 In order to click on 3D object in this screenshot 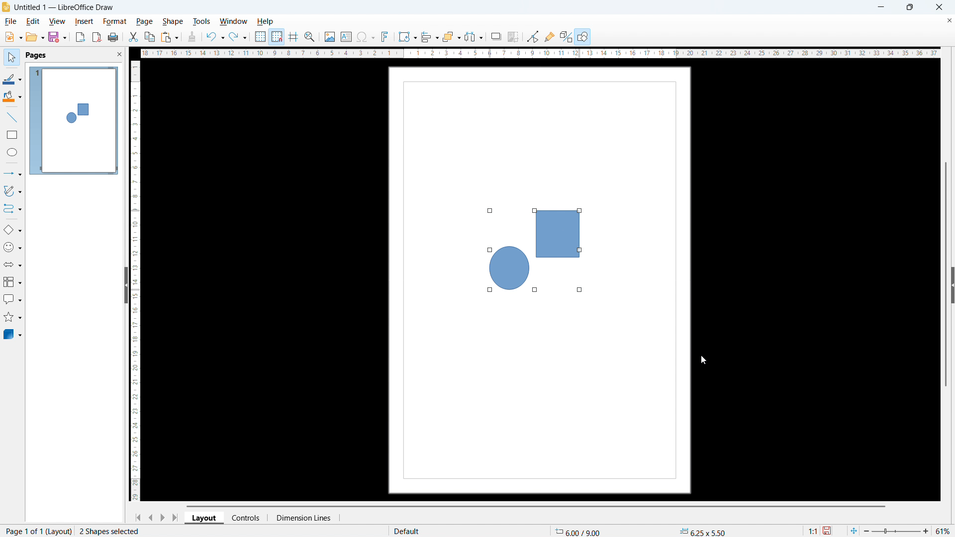, I will do `click(13, 335)`.